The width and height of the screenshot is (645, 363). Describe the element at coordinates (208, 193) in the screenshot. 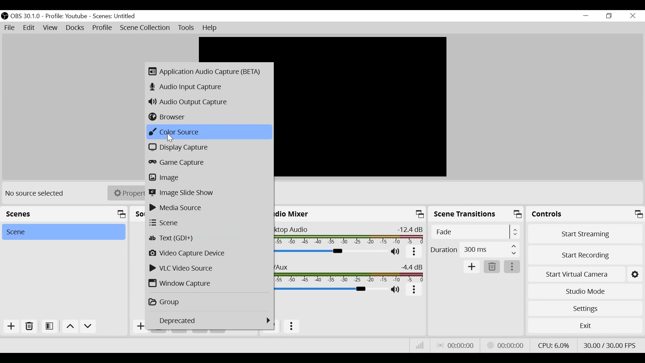

I see `Image Slide Show` at that location.